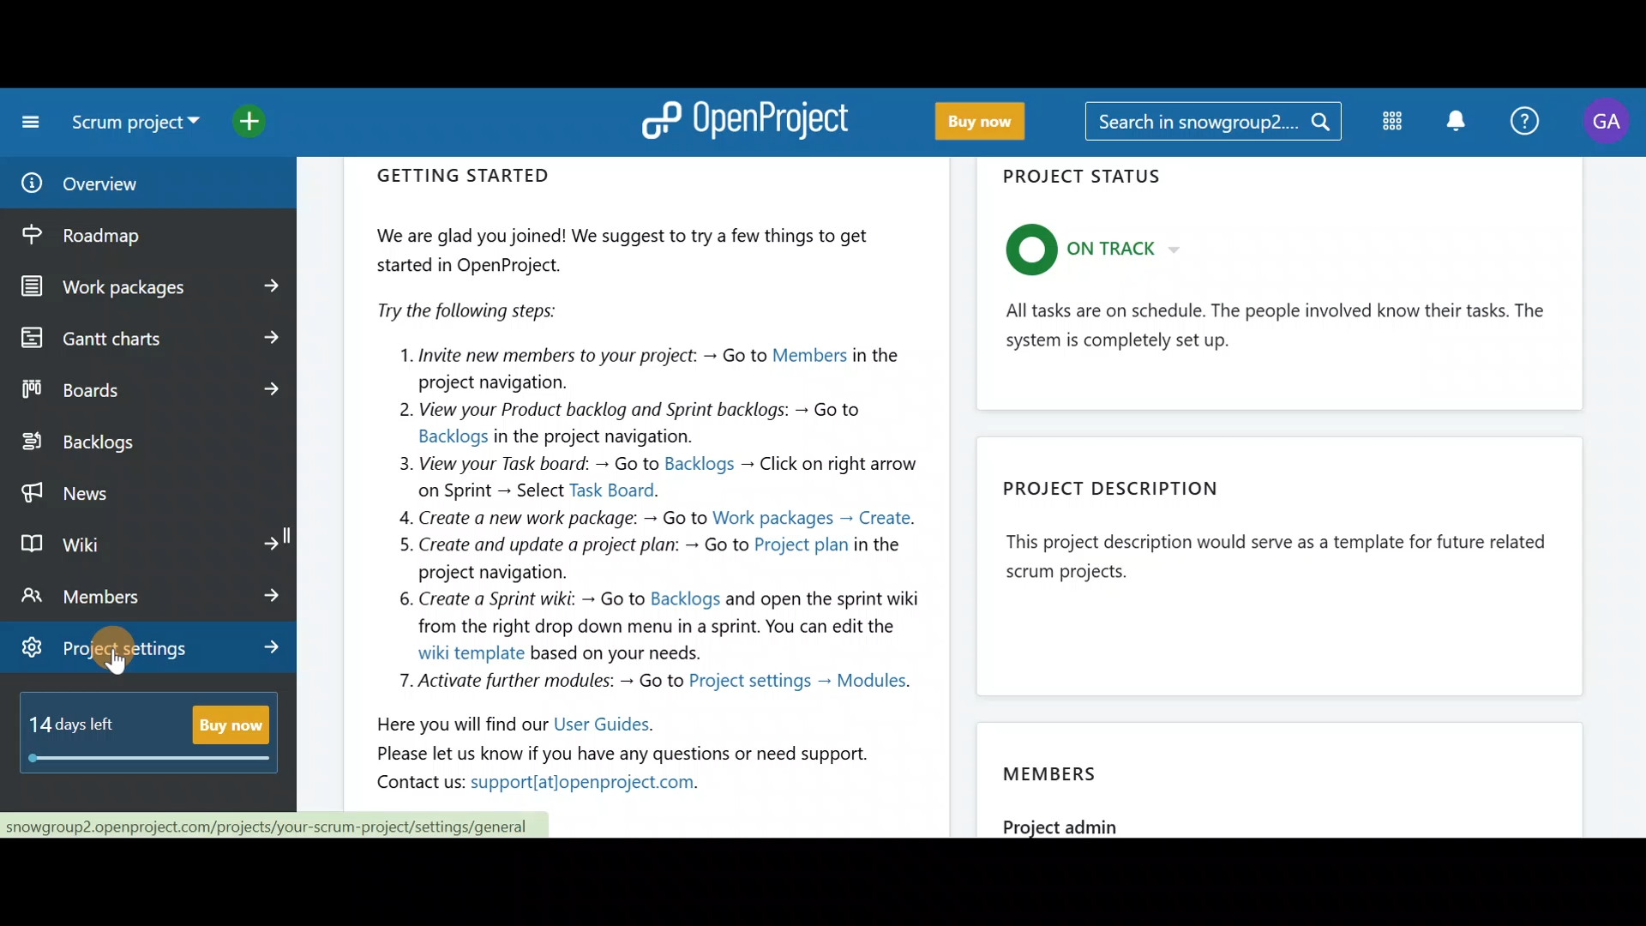 The width and height of the screenshot is (1646, 926). I want to click on Open quick add menu, so click(266, 123).